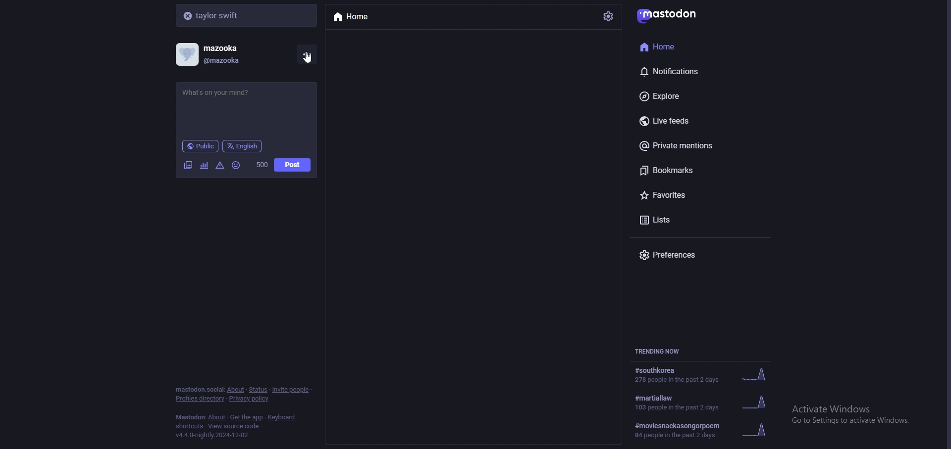 Image resolution: width=951 pixels, height=449 pixels. I want to click on public, so click(201, 146).